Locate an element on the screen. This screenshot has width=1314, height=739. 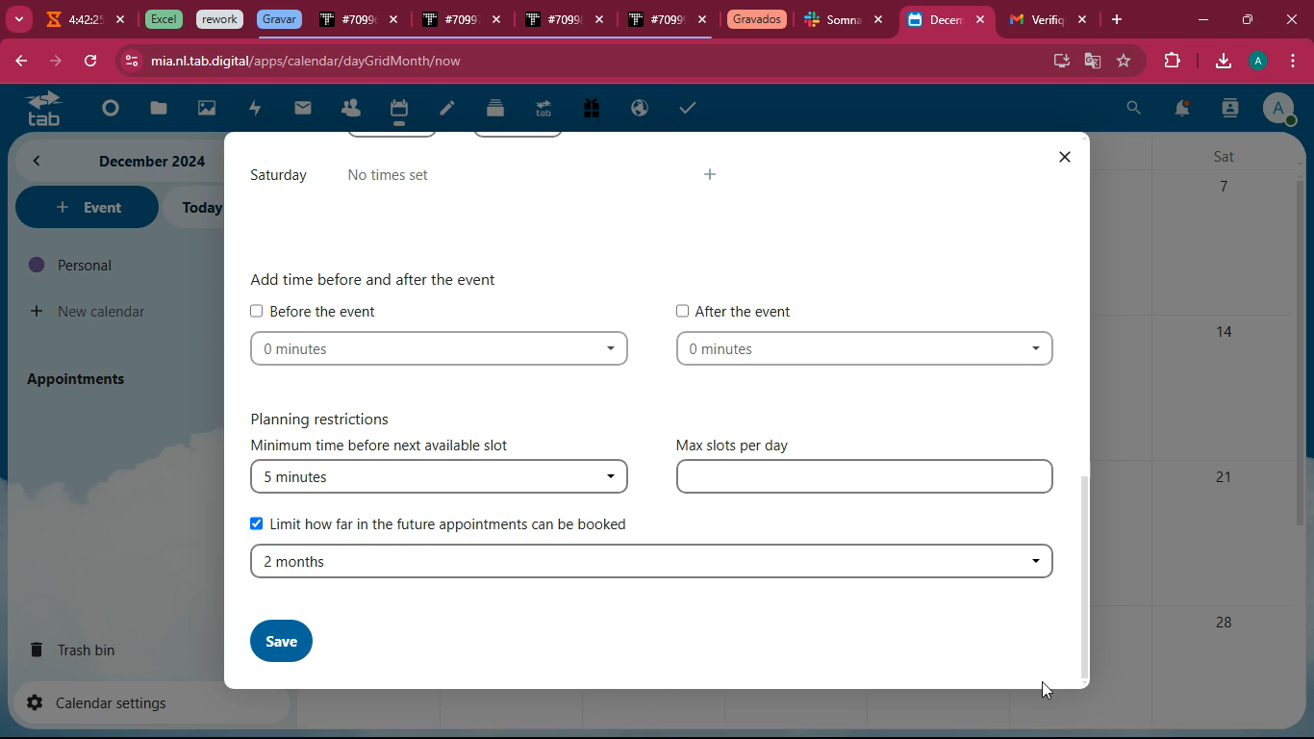
people is located at coordinates (350, 110).